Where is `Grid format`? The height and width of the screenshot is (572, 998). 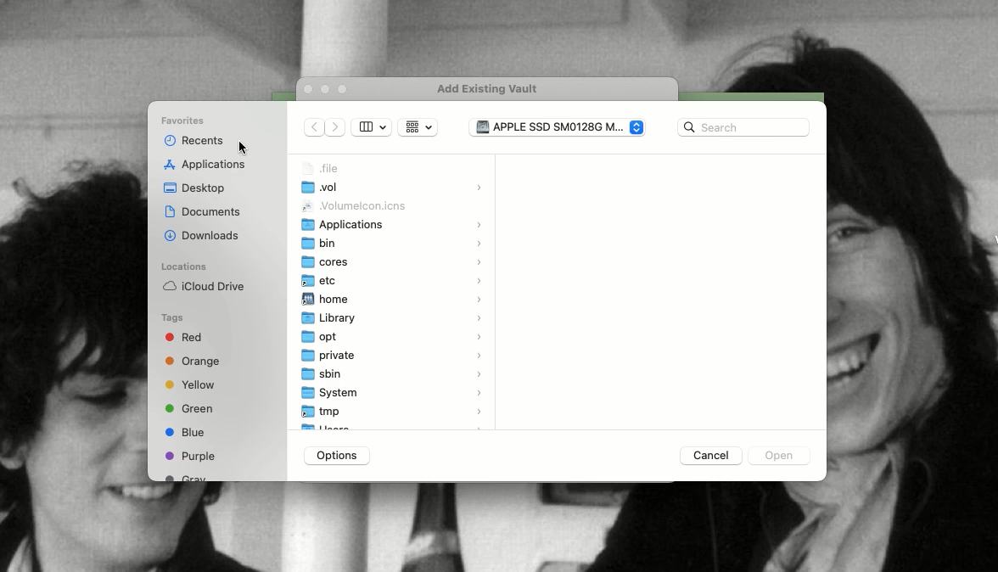
Grid format is located at coordinates (418, 127).